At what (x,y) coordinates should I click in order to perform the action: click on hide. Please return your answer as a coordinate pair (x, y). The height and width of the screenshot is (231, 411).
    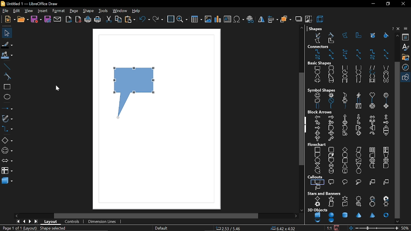
    Looking at the image, I should click on (305, 125).